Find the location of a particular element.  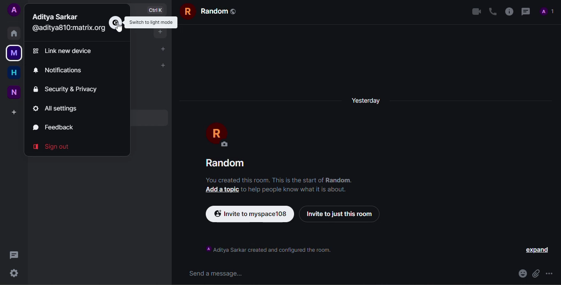

switch to light mode is located at coordinates (151, 22).